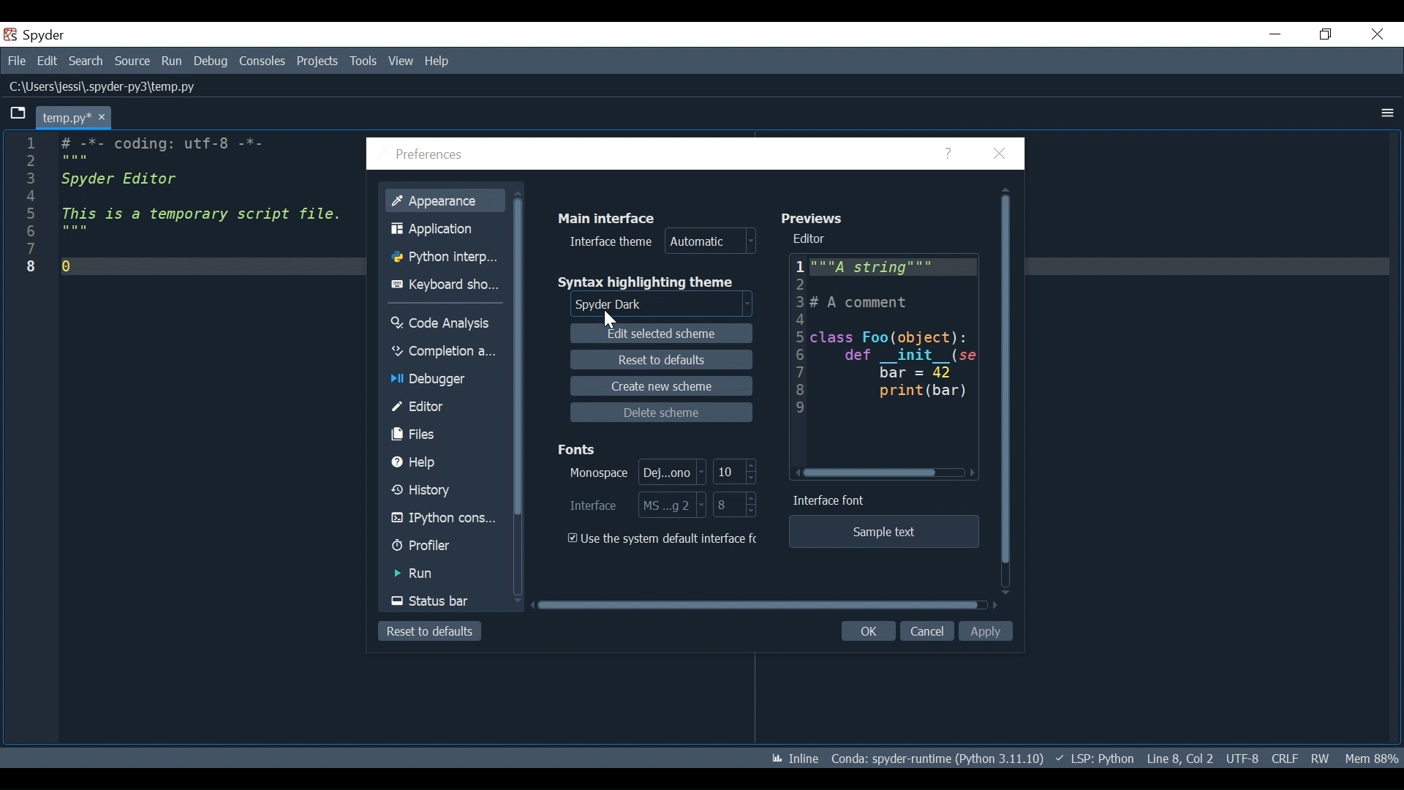 The image size is (1404, 790). Describe the element at coordinates (446, 408) in the screenshot. I see `Editor` at that location.